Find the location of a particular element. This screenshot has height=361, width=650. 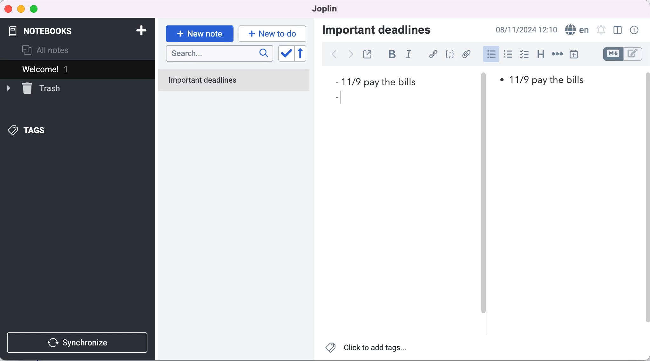

click to add tags is located at coordinates (368, 349).